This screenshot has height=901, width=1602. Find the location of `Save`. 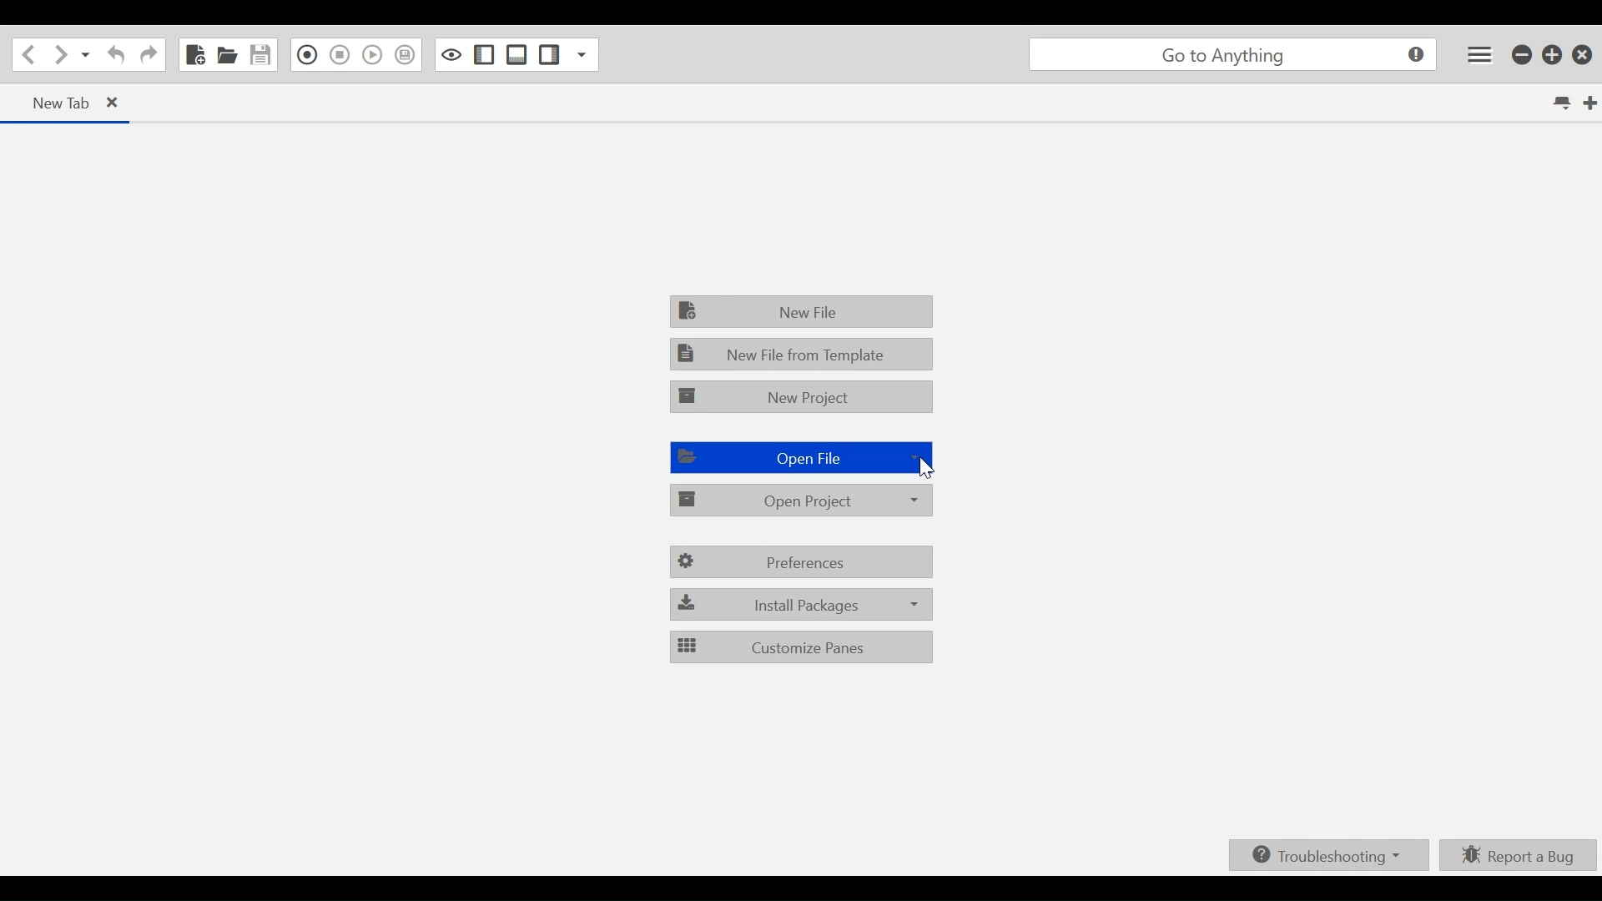

Save is located at coordinates (261, 54).